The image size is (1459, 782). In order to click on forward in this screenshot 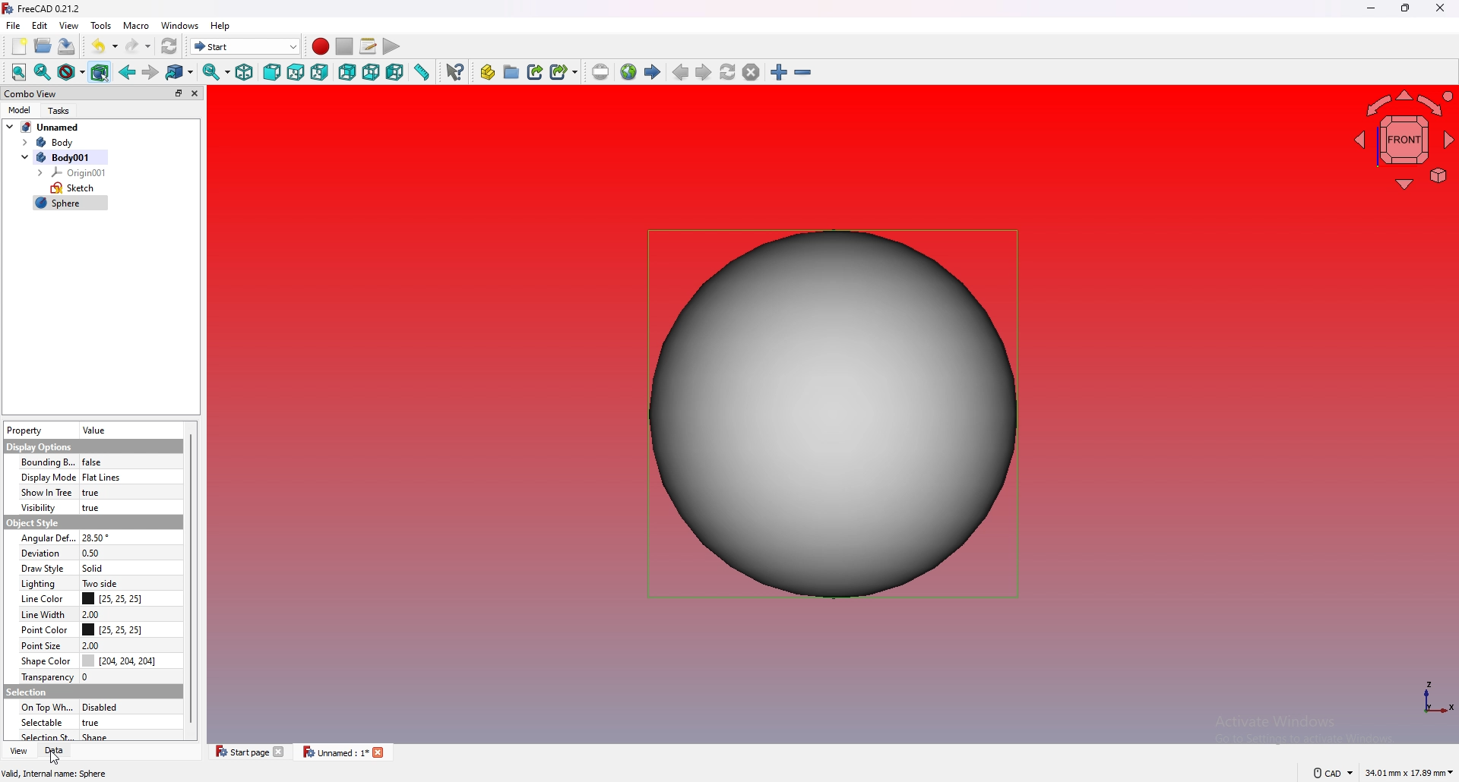, I will do `click(149, 72)`.